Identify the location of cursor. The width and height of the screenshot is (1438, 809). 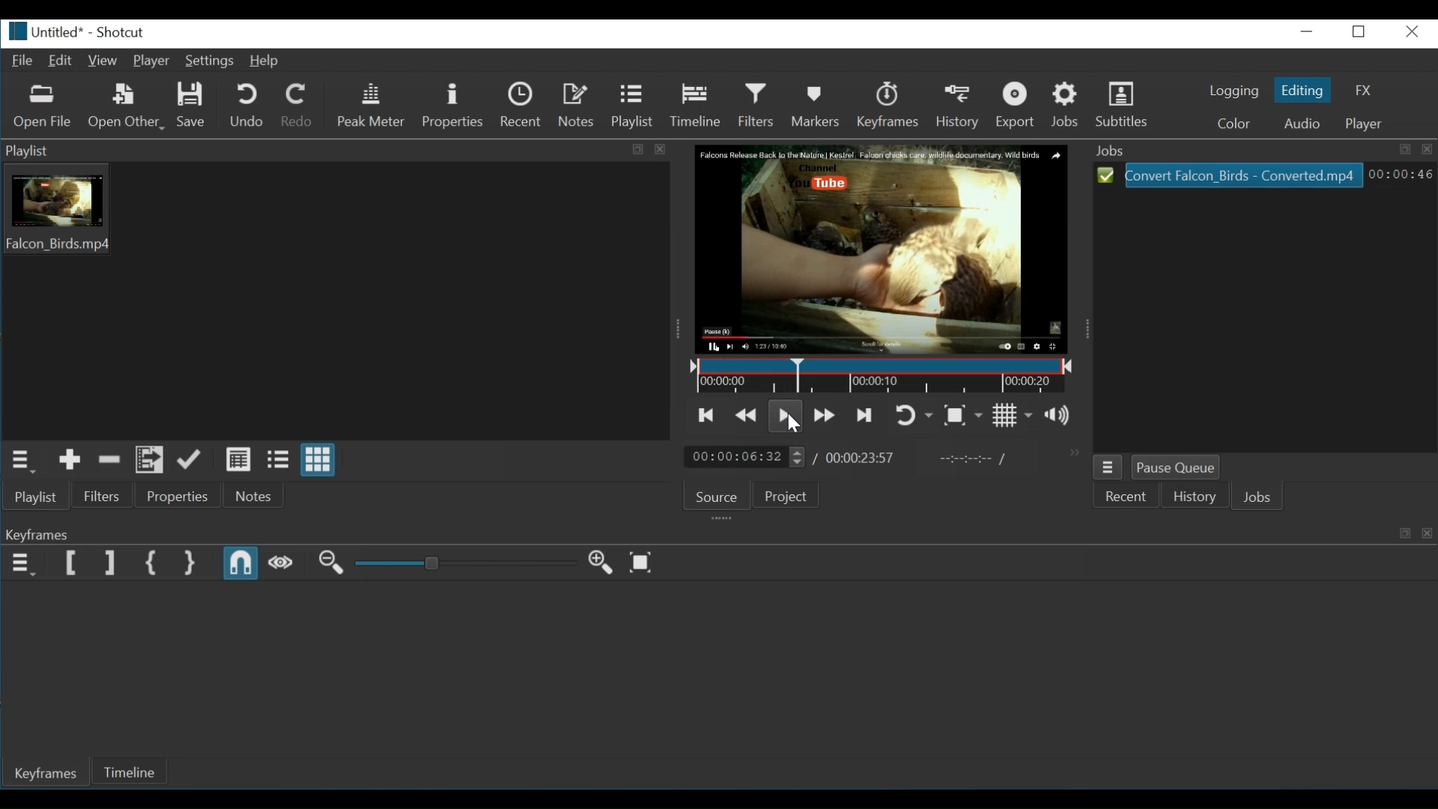
(793, 427).